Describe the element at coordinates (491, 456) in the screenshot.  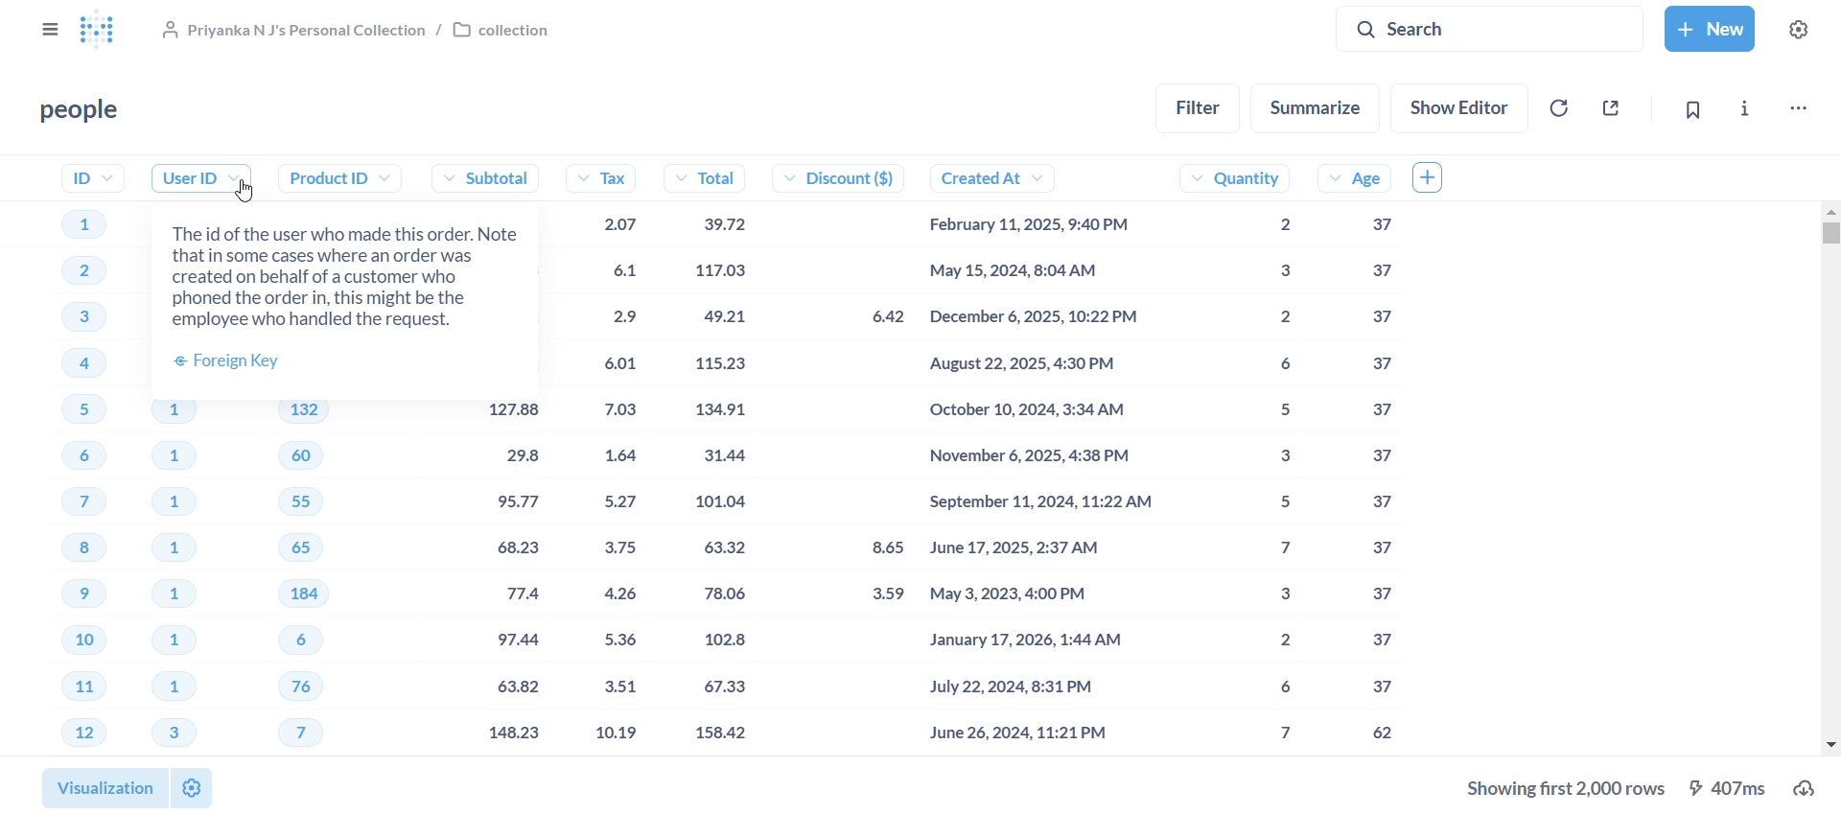
I see `subtotal` at that location.